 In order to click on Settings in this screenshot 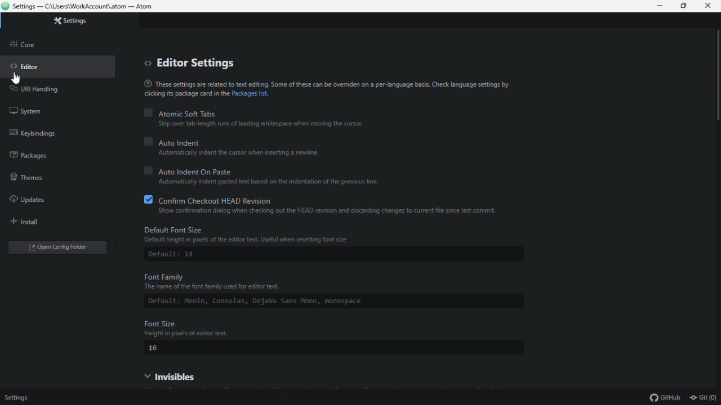, I will do `click(21, 397)`.